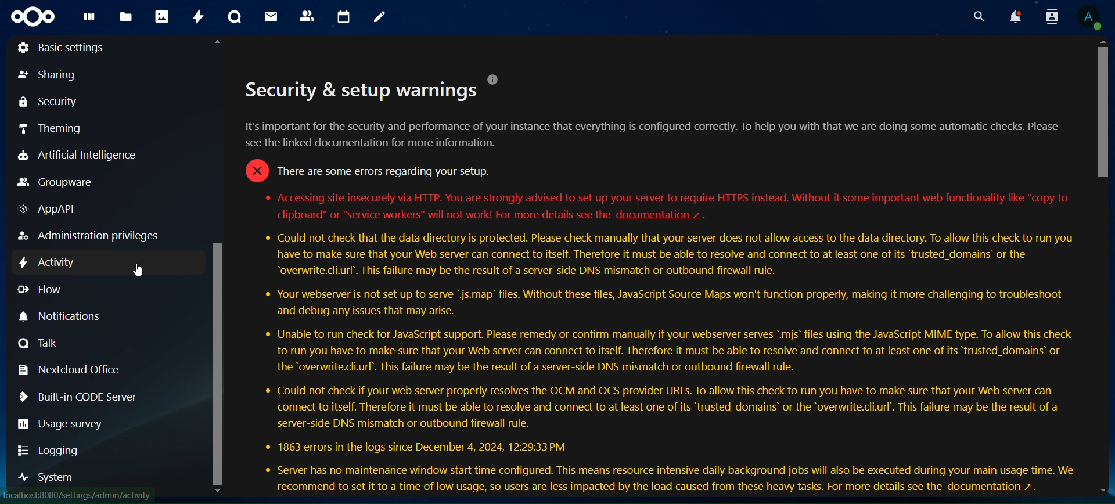 The height and width of the screenshot is (504, 1115). I want to click on cursor, so click(139, 272).